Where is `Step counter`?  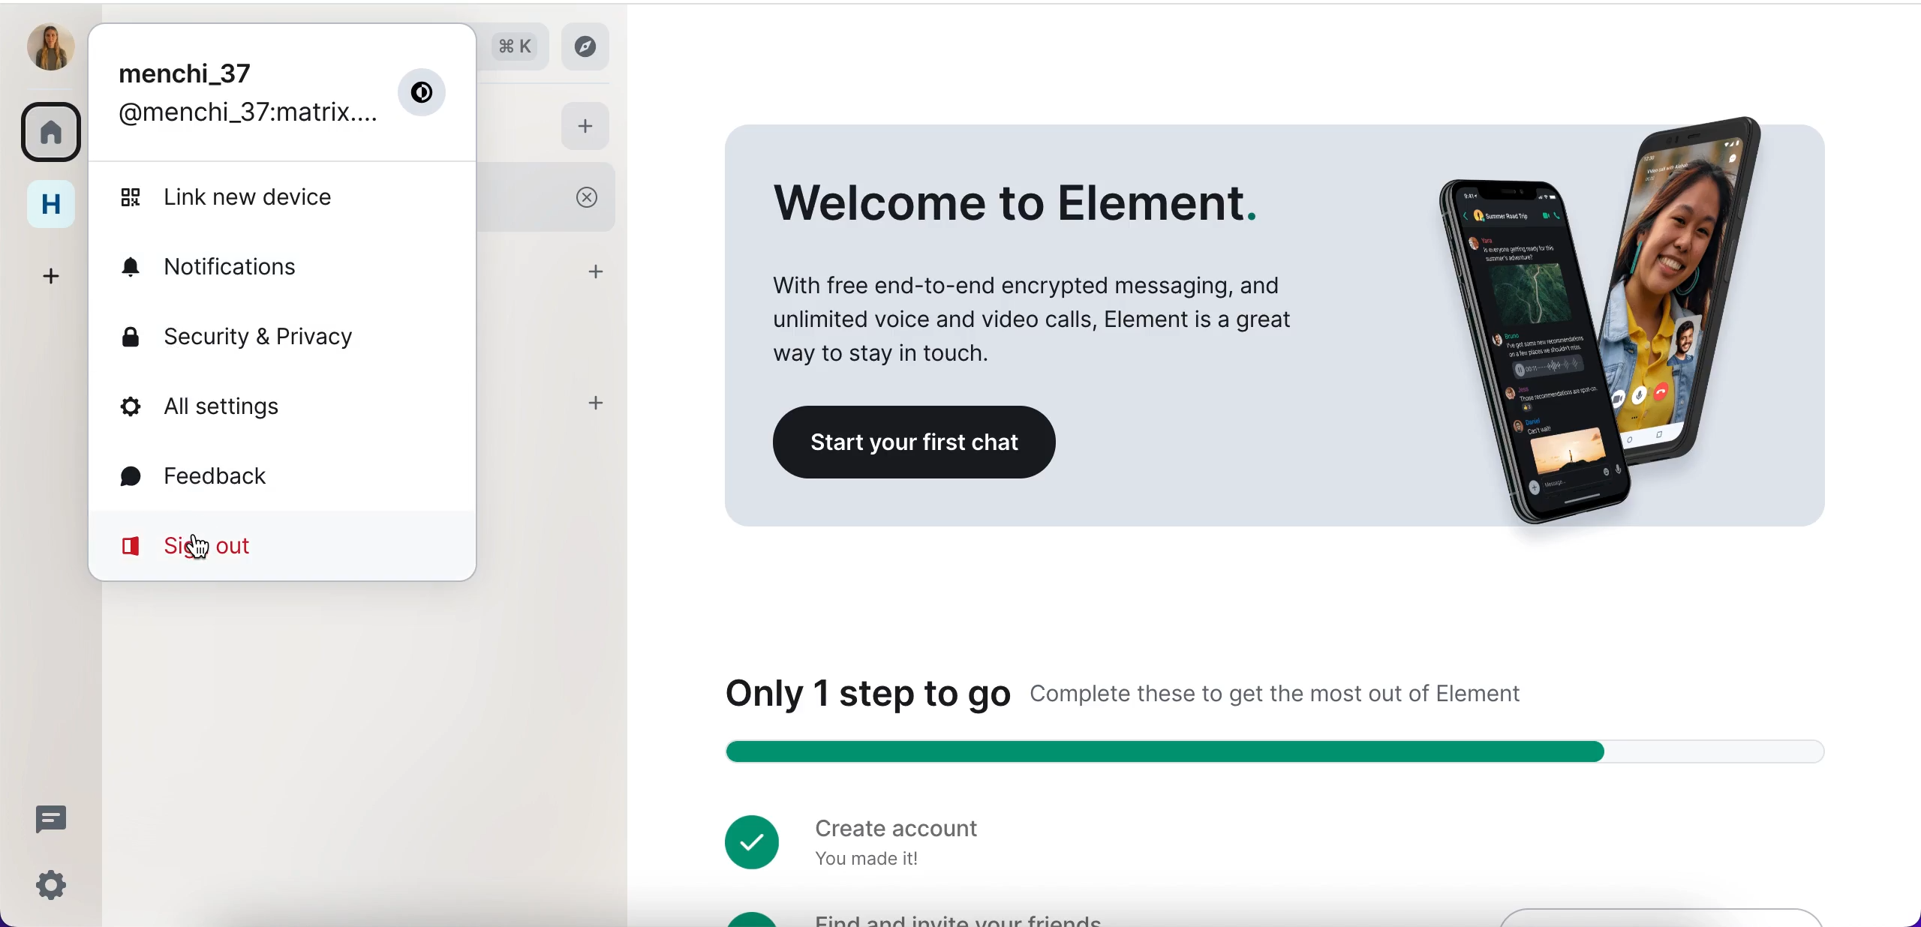
Step counter is located at coordinates (1285, 753).